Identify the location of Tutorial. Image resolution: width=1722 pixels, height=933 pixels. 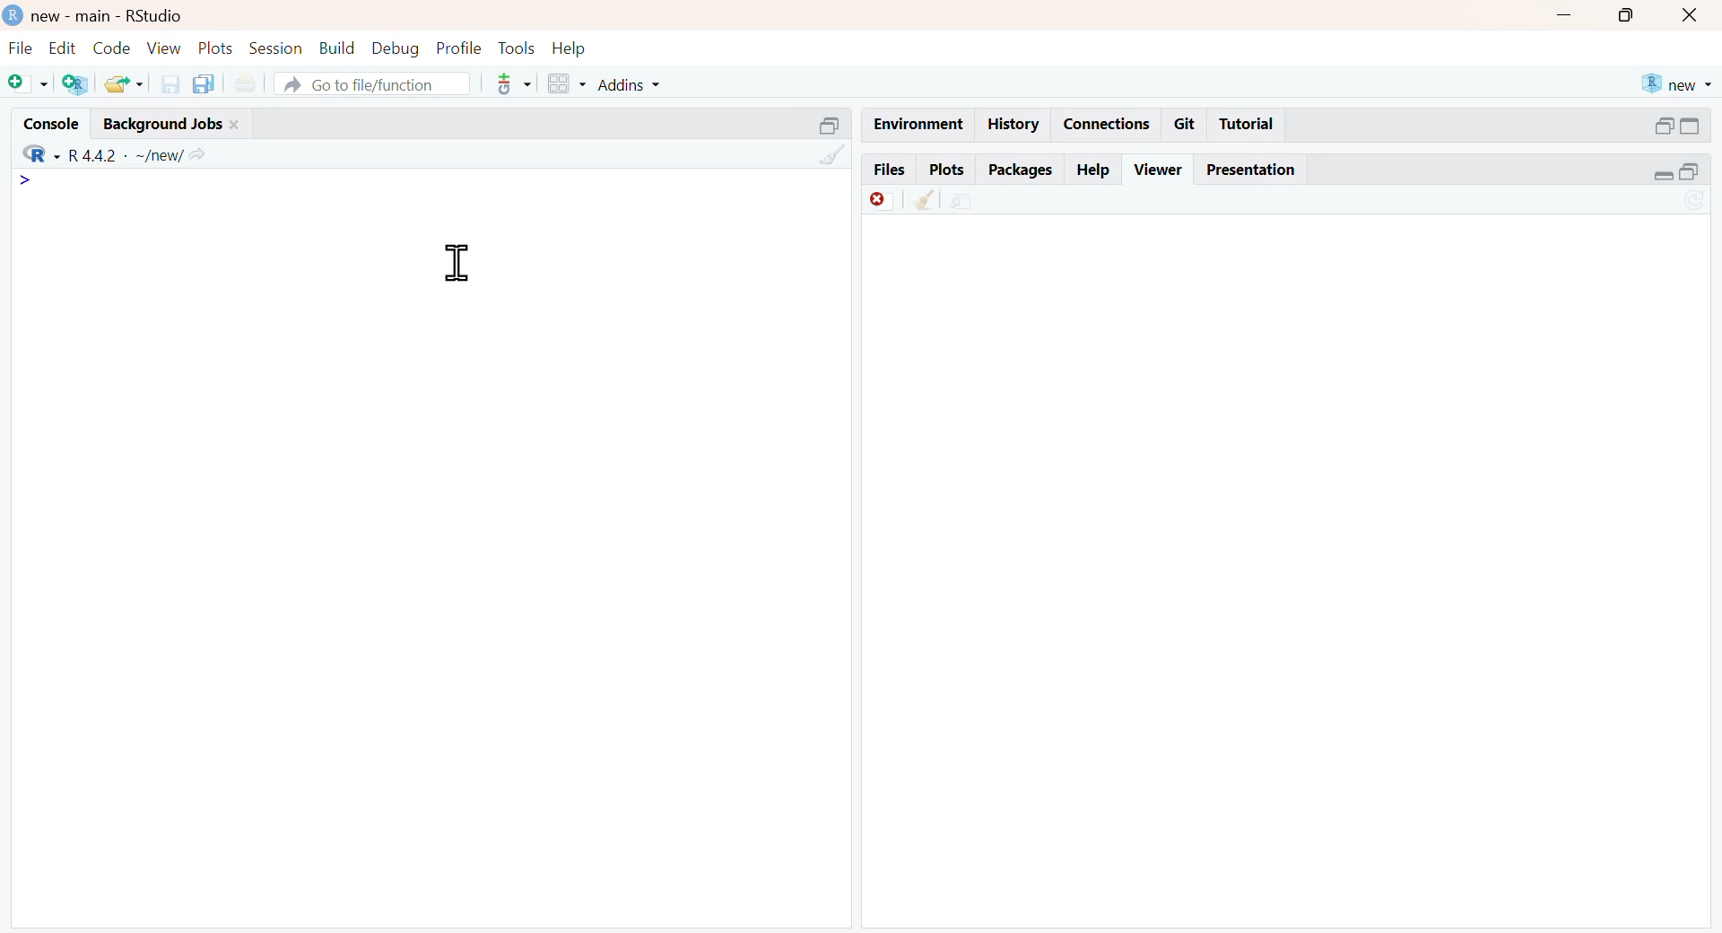
(1250, 125).